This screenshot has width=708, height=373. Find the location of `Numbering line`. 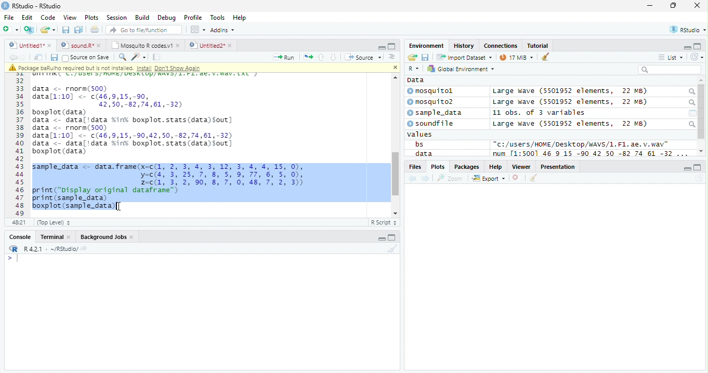

Numbering line is located at coordinates (19, 144).